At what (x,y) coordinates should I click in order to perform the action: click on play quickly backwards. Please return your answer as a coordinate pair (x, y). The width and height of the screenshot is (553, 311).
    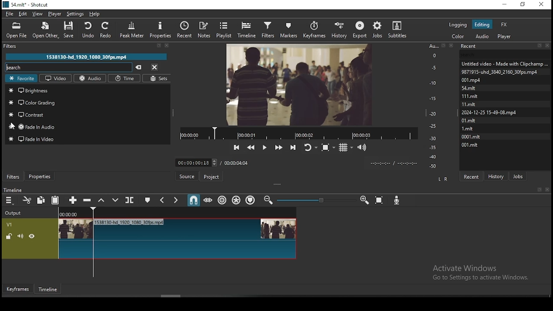
    Looking at the image, I should click on (251, 147).